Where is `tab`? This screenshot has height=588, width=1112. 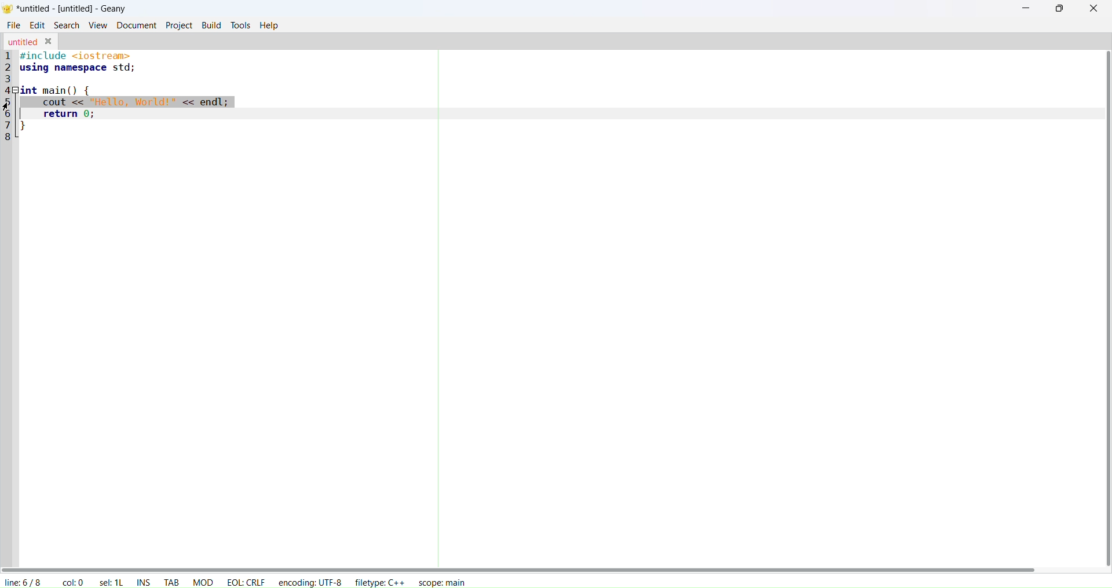 tab is located at coordinates (171, 580).